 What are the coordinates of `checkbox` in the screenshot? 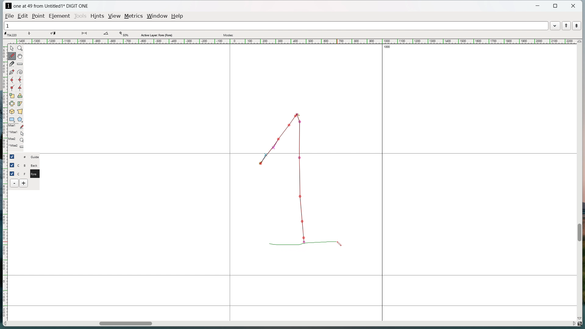 It's located at (12, 173).